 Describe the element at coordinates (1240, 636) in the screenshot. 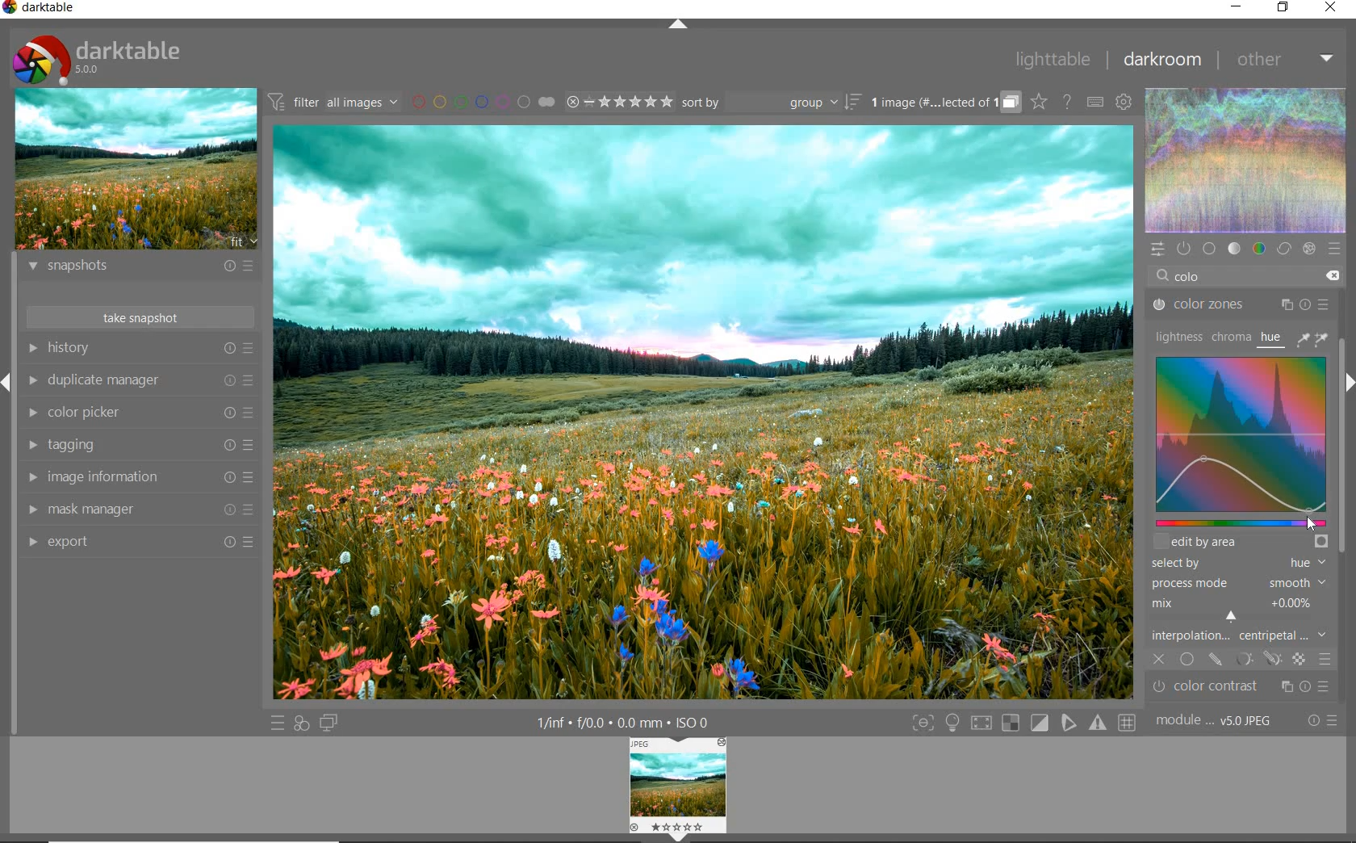

I see `interpolation` at that location.